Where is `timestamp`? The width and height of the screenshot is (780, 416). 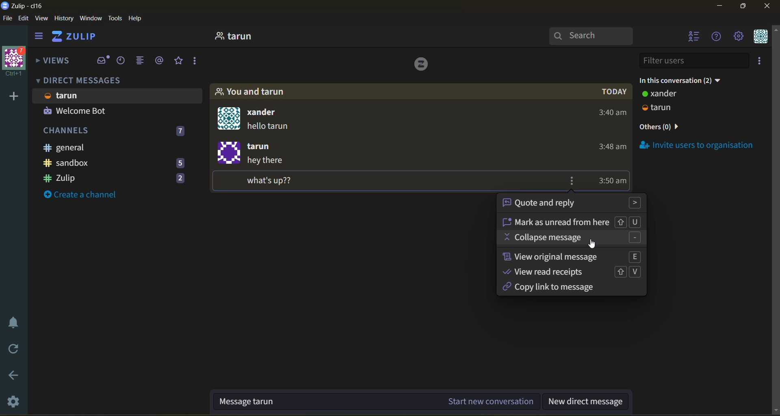 timestamp is located at coordinates (607, 132).